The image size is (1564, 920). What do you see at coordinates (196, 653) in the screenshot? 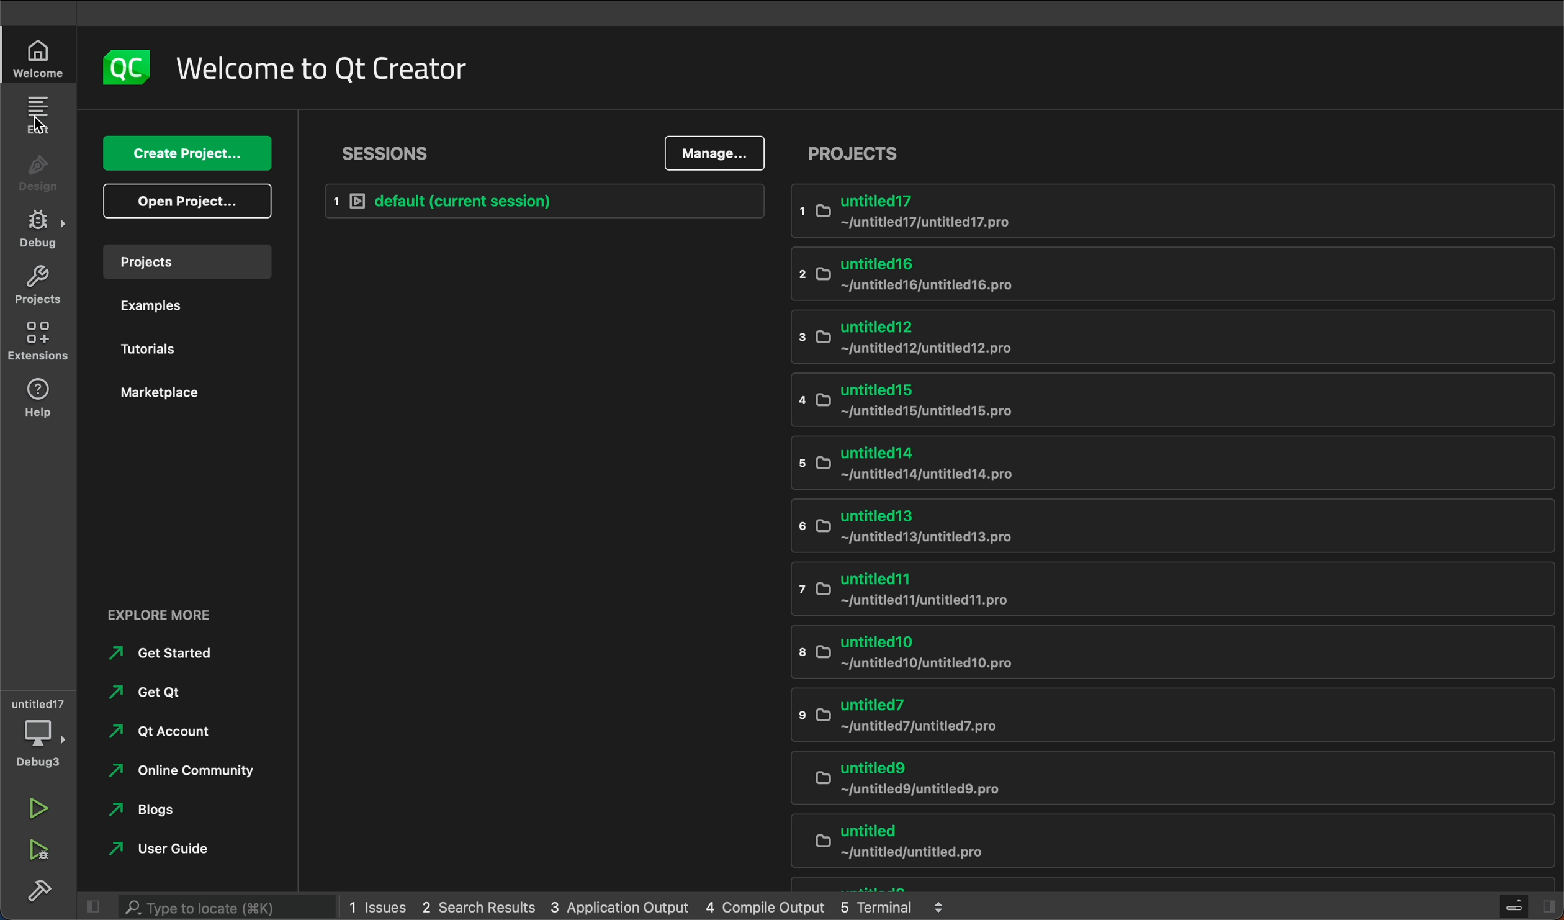
I see `get started` at bounding box center [196, 653].